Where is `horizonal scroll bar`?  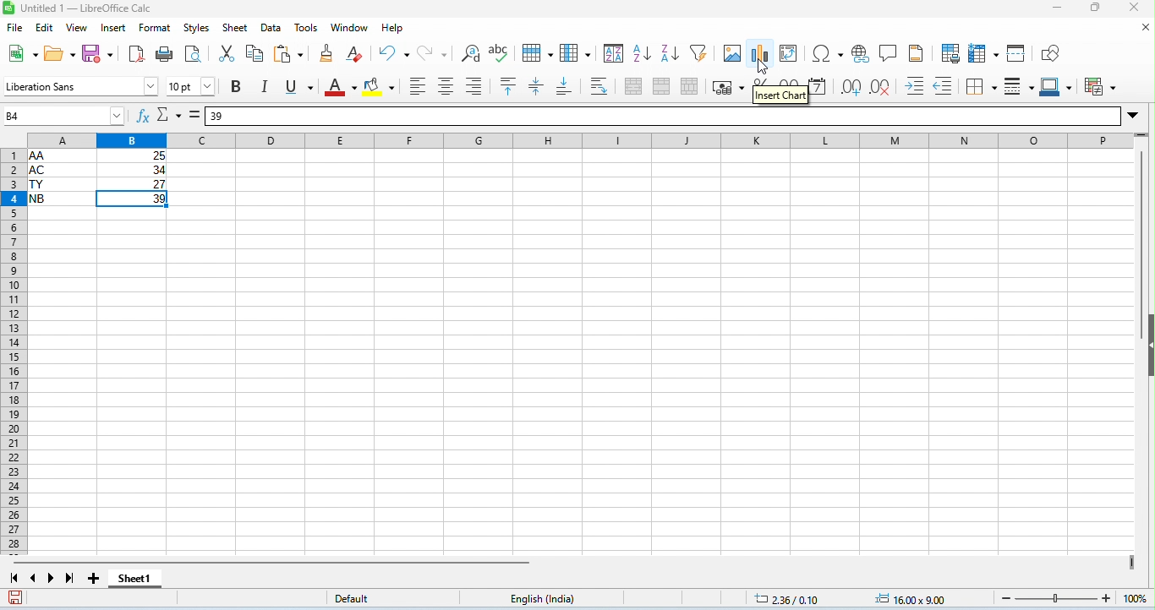
horizonal scroll bar is located at coordinates (282, 564).